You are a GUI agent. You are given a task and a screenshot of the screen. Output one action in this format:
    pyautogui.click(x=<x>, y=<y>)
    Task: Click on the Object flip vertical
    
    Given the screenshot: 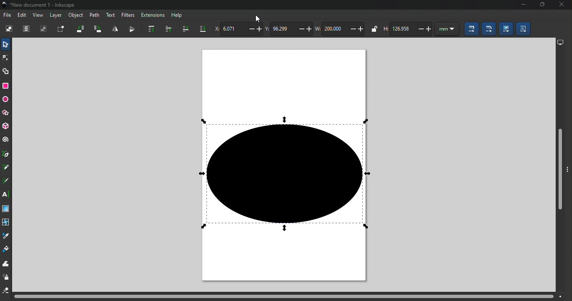 What is the action you would take?
    pyautogui.click(x=131, y=30)
    